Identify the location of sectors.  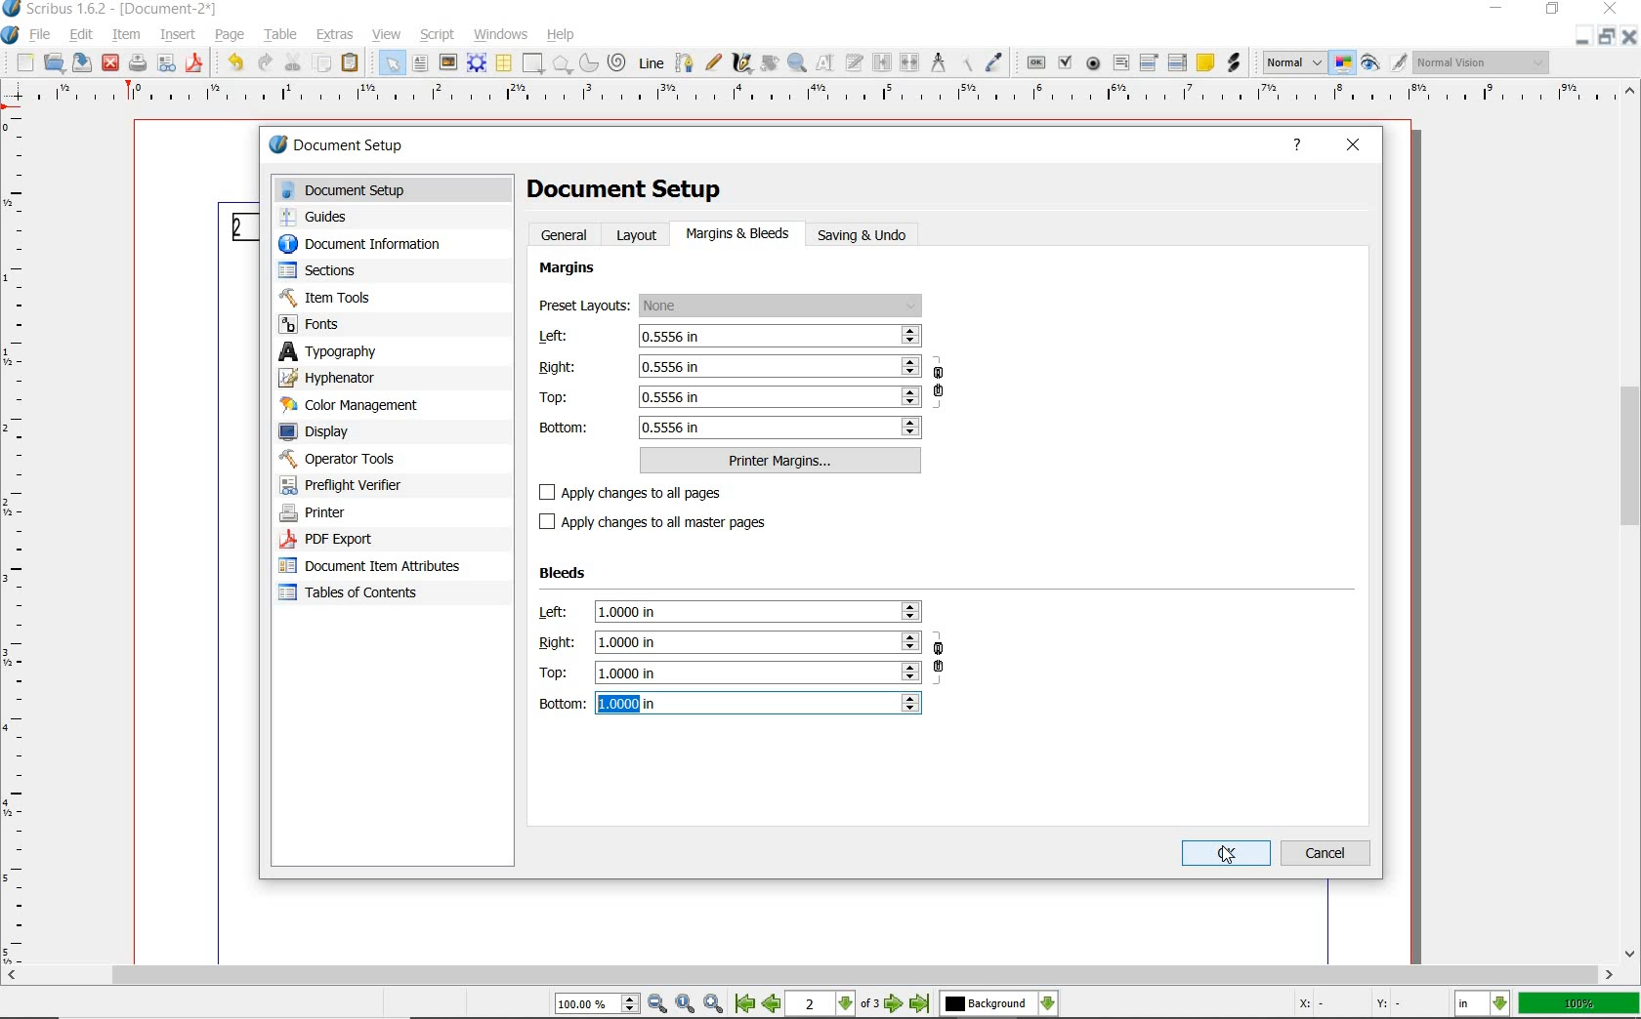
(323, 272).